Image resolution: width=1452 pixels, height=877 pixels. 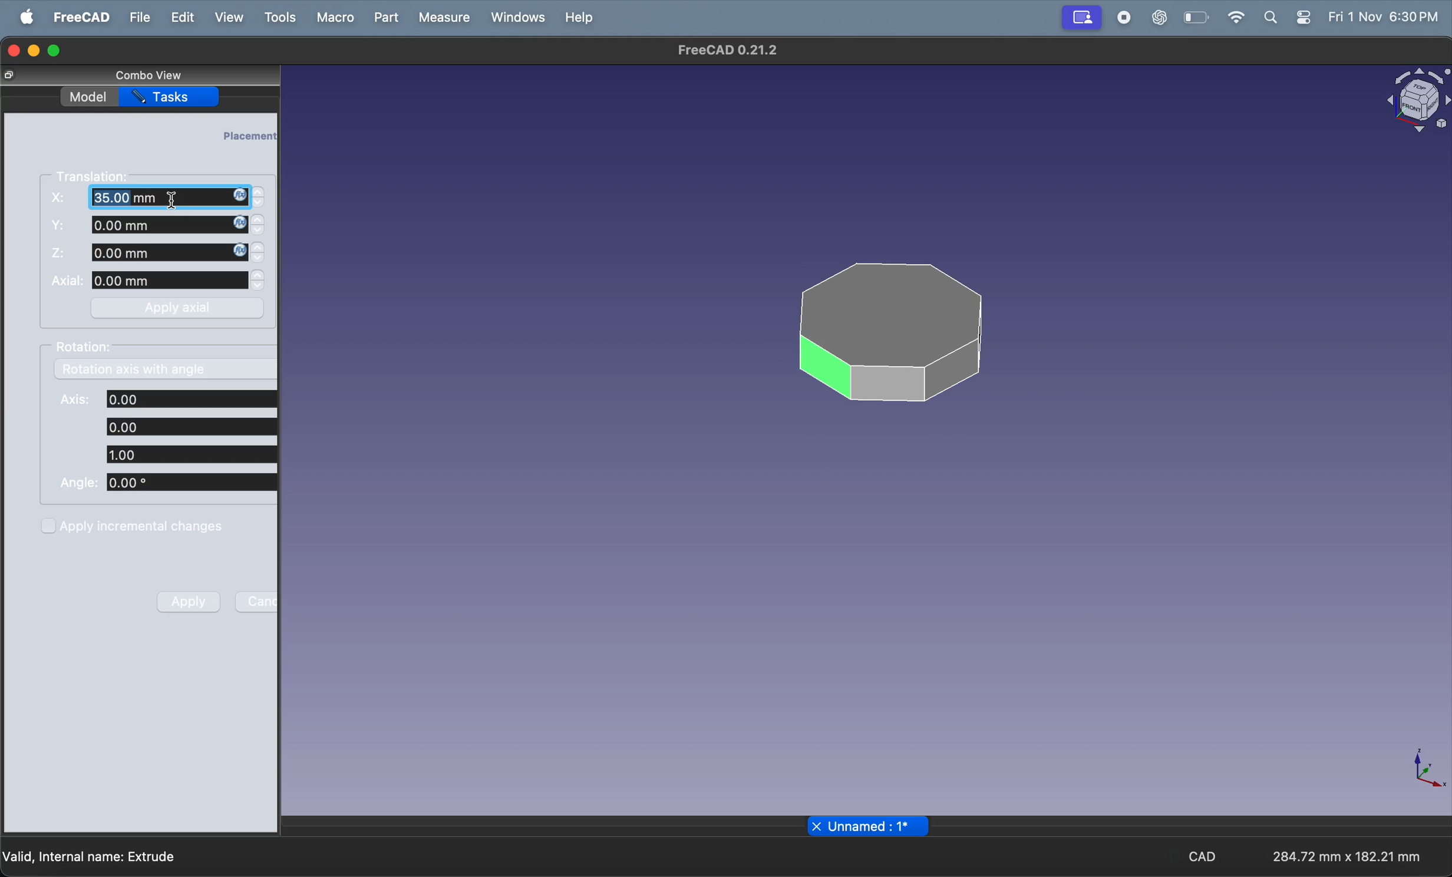 What do you see at coordinates (173, 201) in the screenshot?
I see `cursor` at bounding box center [173, 201].